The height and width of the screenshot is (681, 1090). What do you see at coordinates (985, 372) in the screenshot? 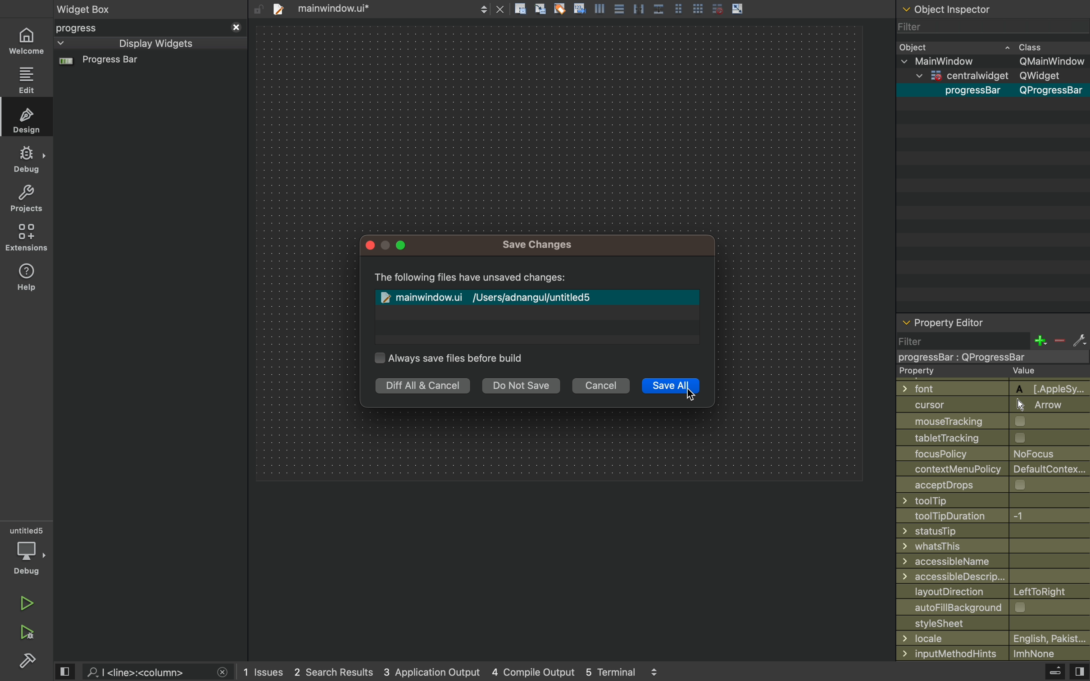
I see `property` at bounding box center [985, 372].